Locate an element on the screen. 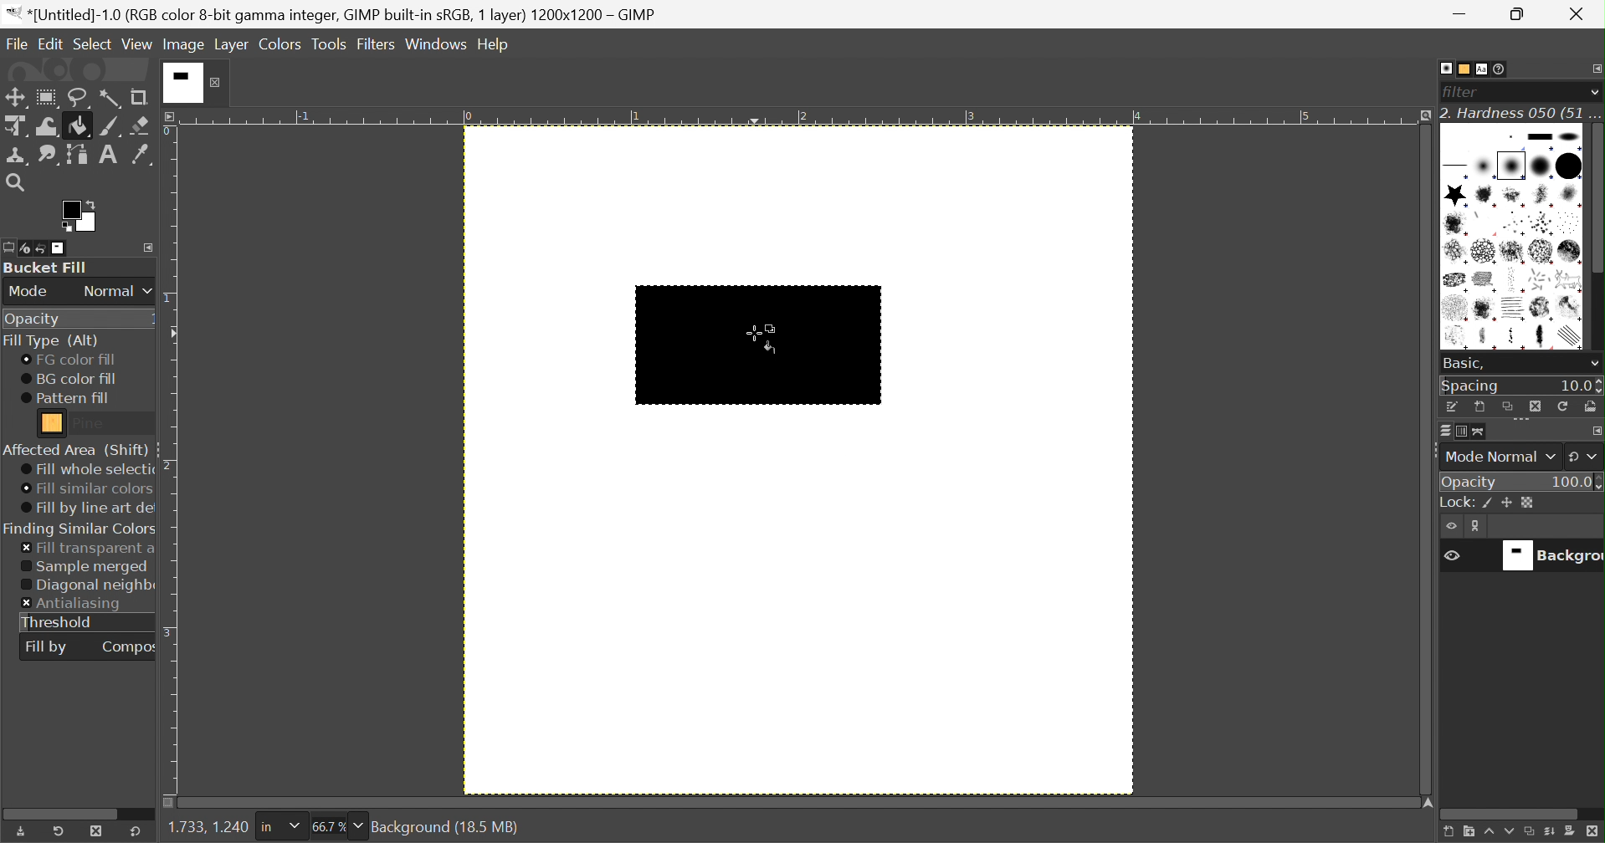 This screenshot has height=843, width=1605. Eye is located at coordinates (1450, 554).